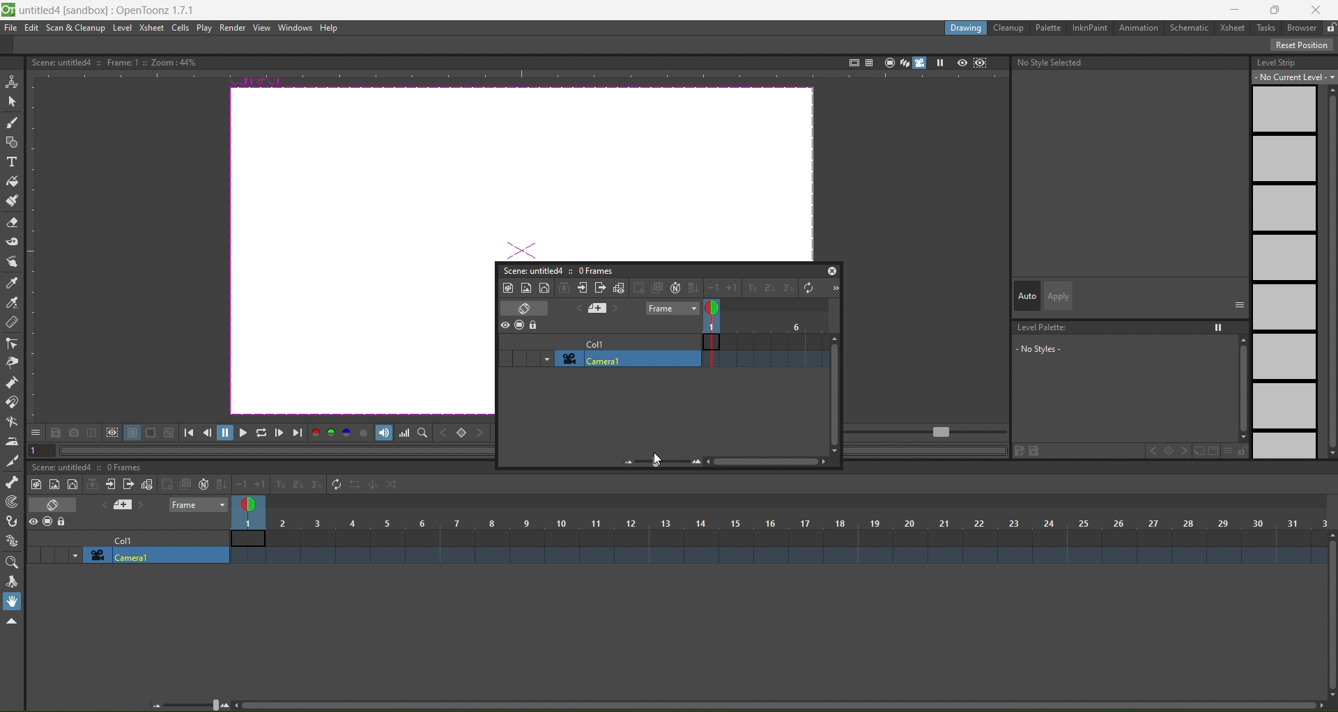 The width and height of the screenshot is (1338, 712). What do you see at coordinates (13, 522) in the screenshot?
I see `hook tool` at bounding box center [13, 522].